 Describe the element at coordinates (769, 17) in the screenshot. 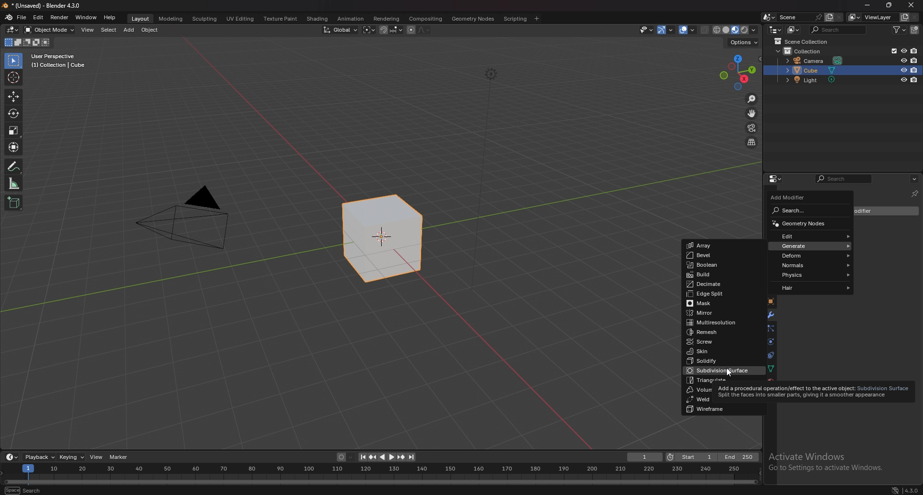

I see `browse scene` at that location.